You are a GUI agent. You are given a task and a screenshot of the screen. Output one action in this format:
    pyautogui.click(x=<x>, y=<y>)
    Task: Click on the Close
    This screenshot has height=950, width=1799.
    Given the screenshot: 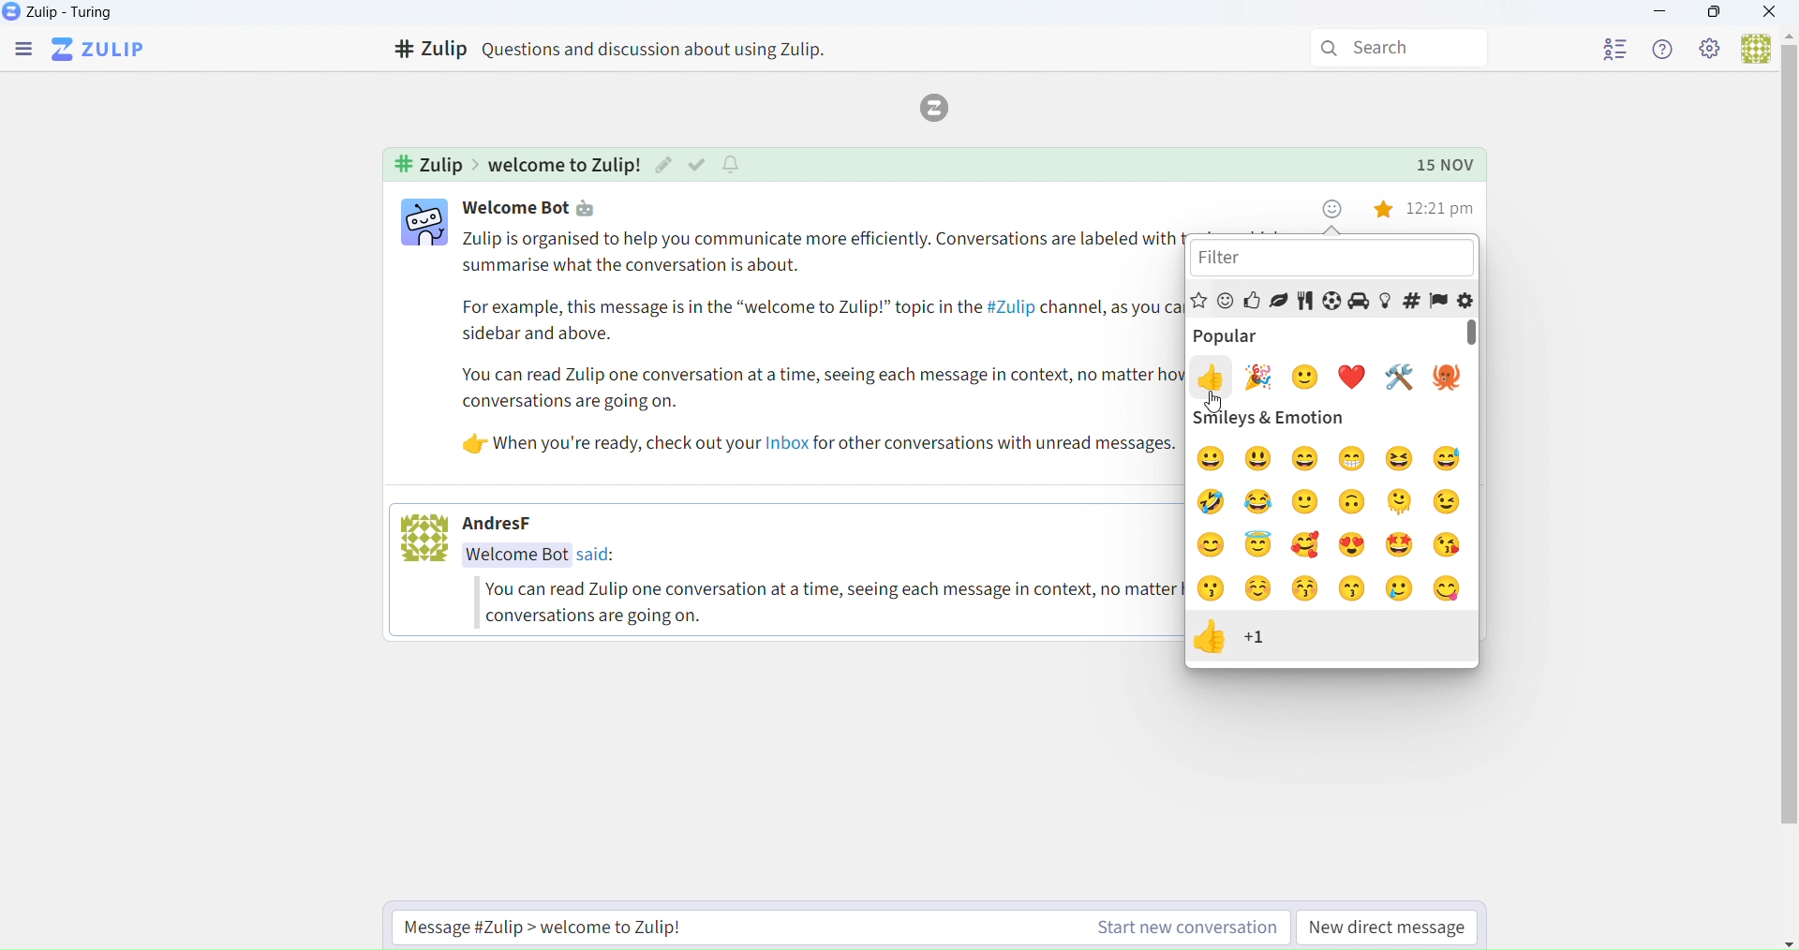 What is the action you would take?
    pyautogui.click(x=1771, y=13)
    